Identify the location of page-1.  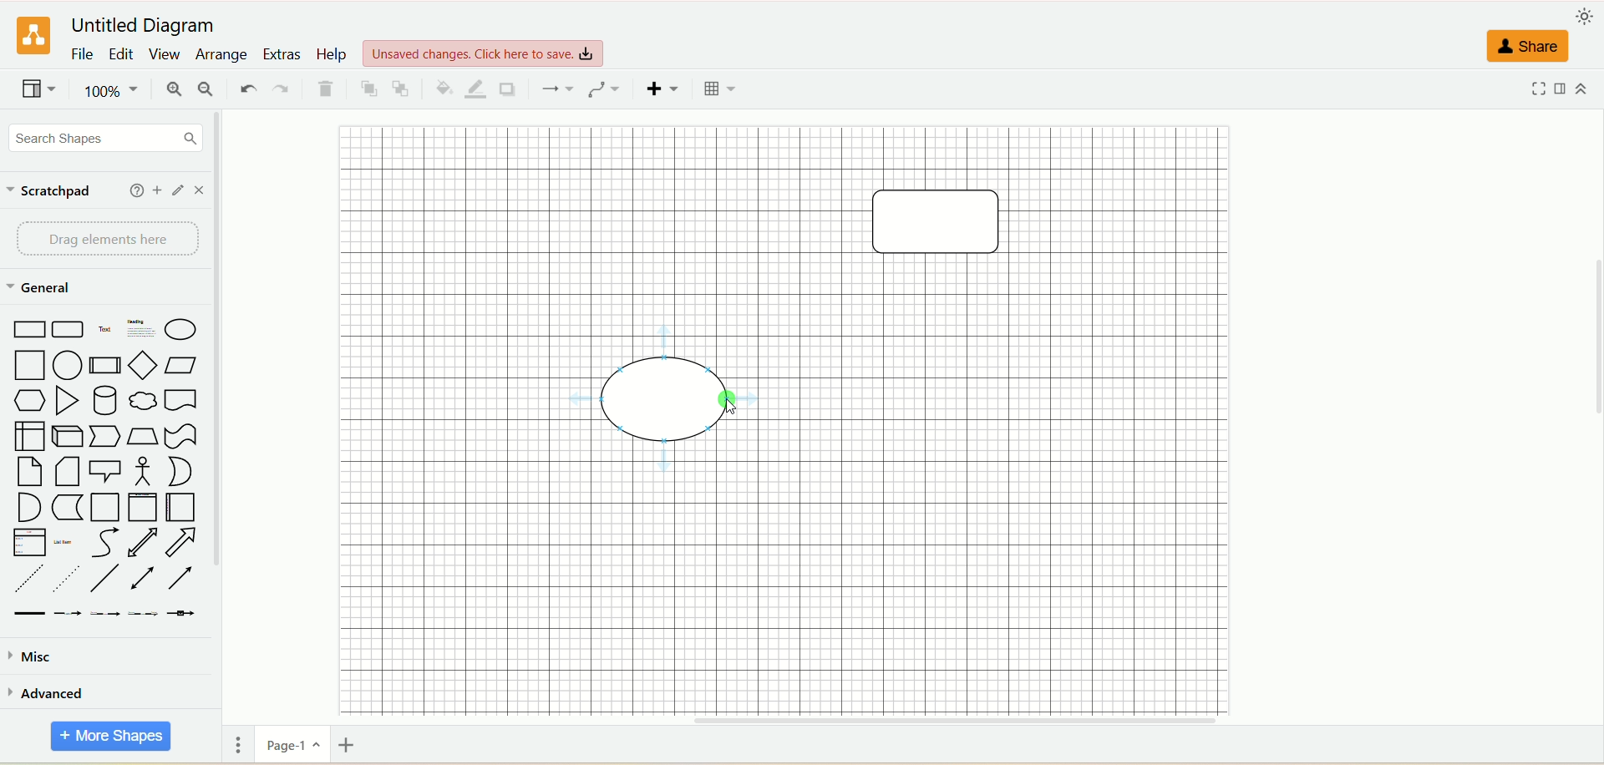
(290, 744).